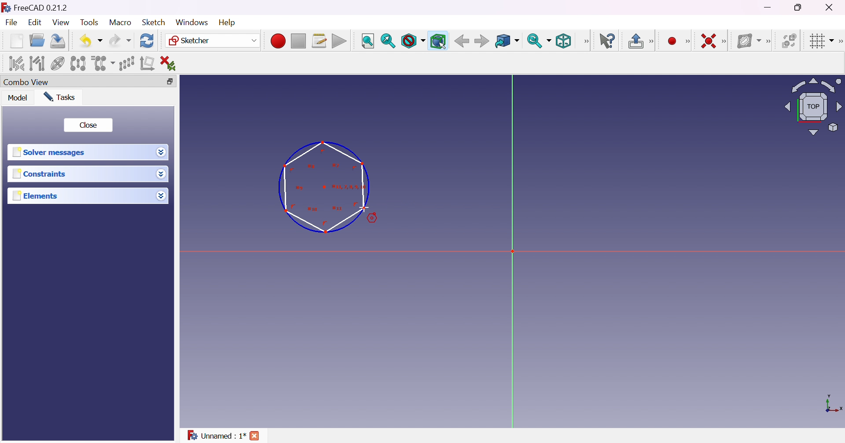 The image size is (845, 443). Describe the element at coordinates (171, 64) in the screenshot. I see `Delete all constraints` at that location.